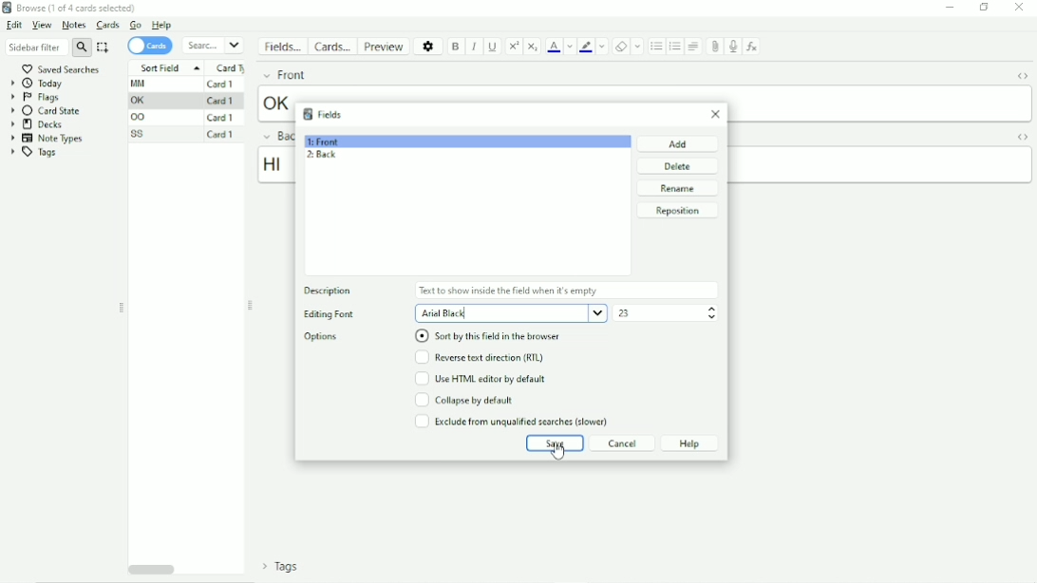 This screenshot has height=583, width=1037. Describe the element at coordinates (1020, 137) in the screenshot. I see `Toggle HTML Editor` at that location.